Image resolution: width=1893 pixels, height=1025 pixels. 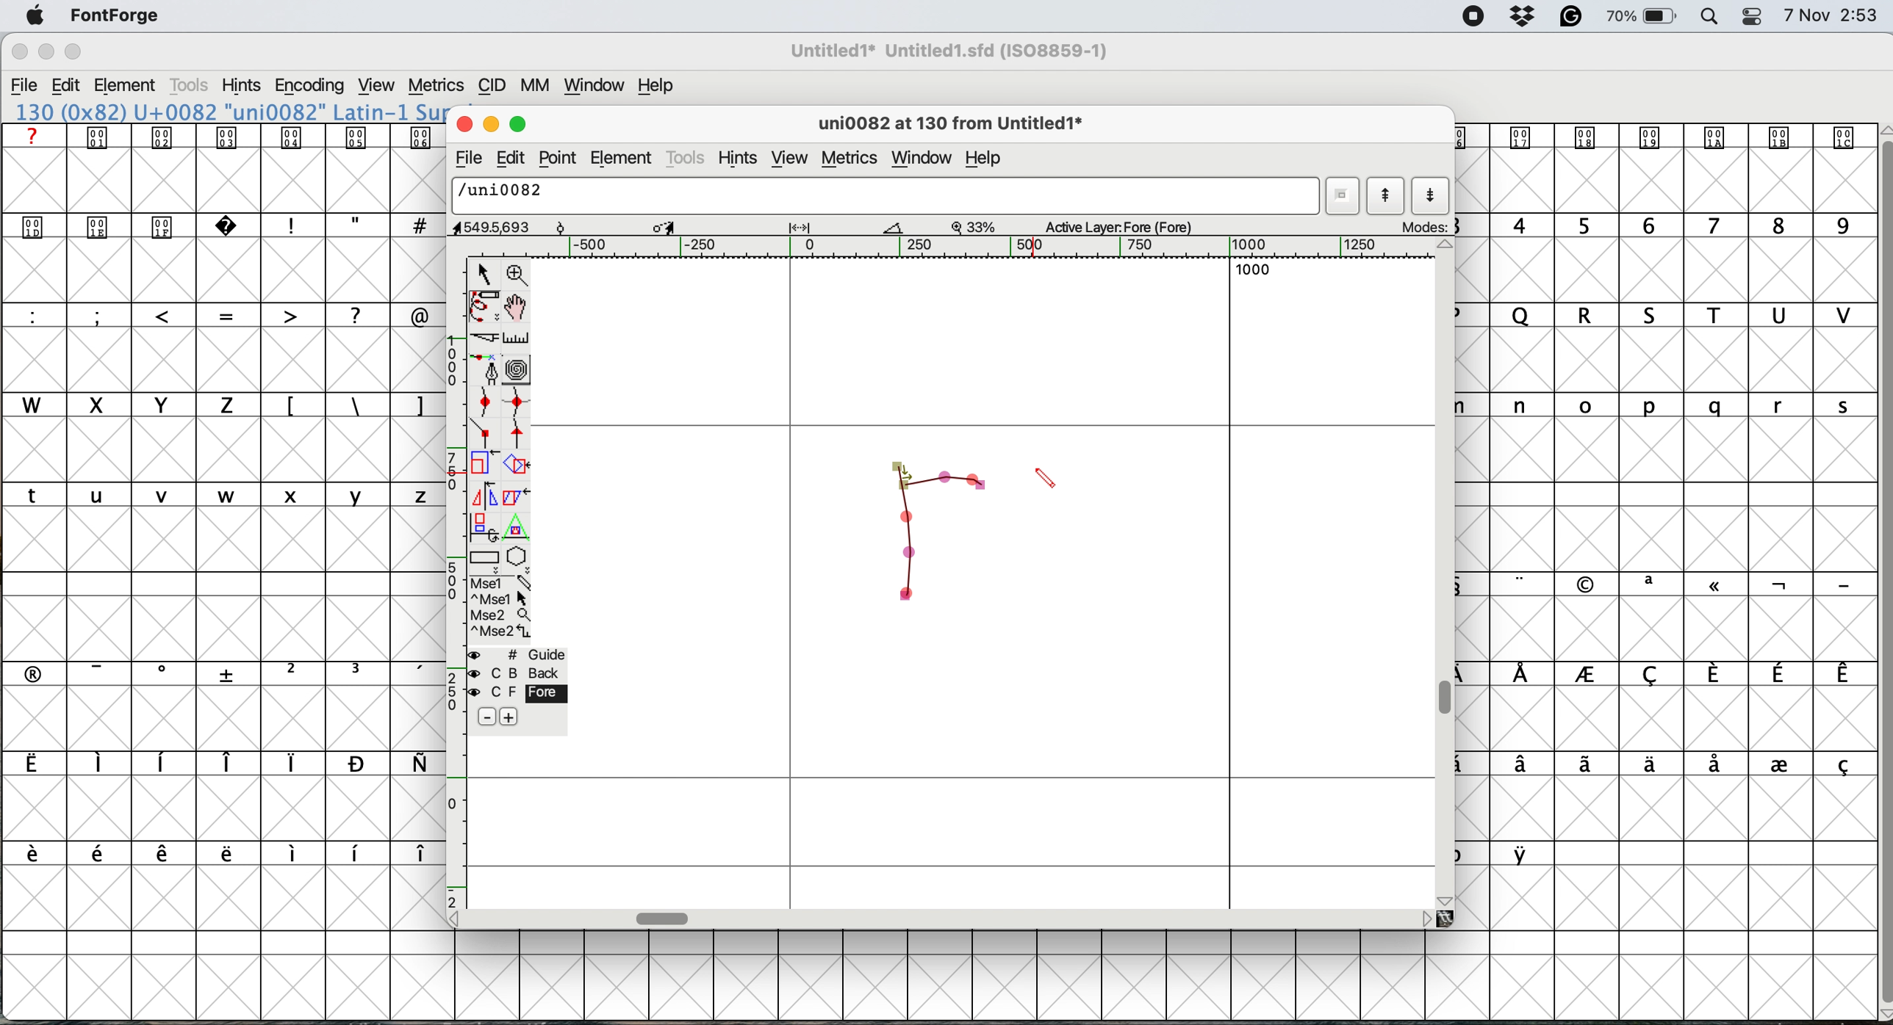 I want to click on special icons, so click(x=1662, y=137).